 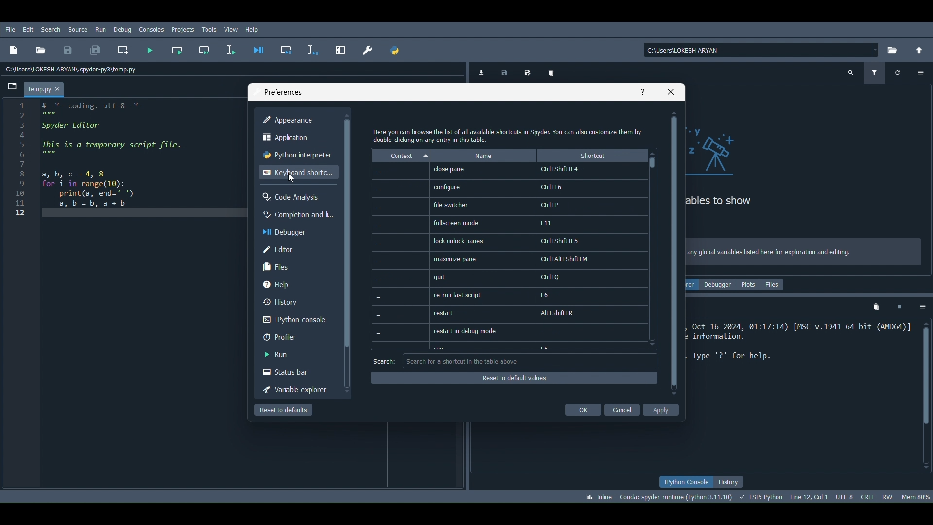 What do you see at coordinates (921, 75) in the screenshot?
I see `Options` at bounding box center [921, 75].